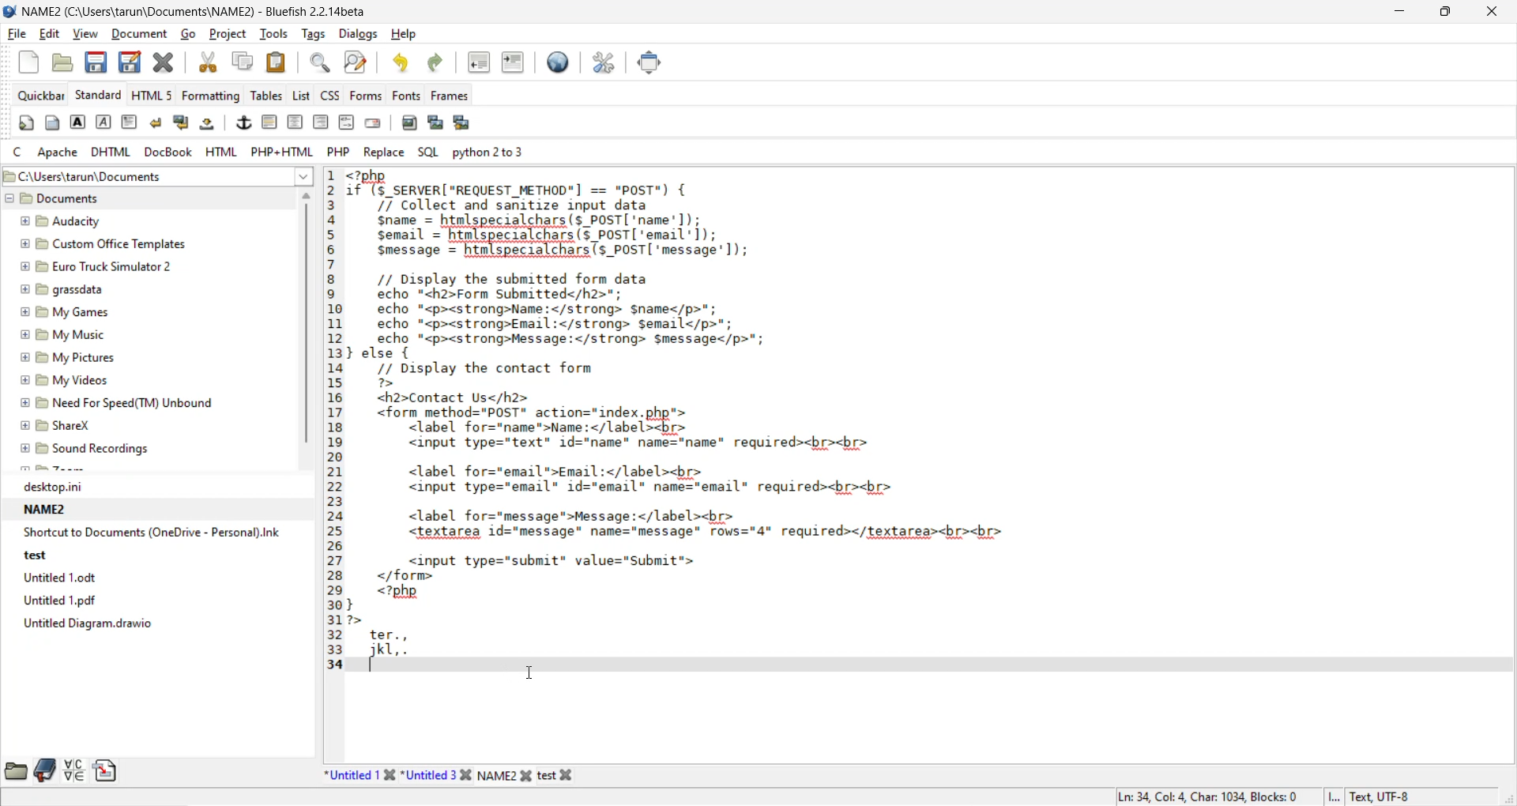 The image size is (1517, 806). Describe the element at coordinates (46, 770) in the screenshot. I see `bookmarks` at that location.